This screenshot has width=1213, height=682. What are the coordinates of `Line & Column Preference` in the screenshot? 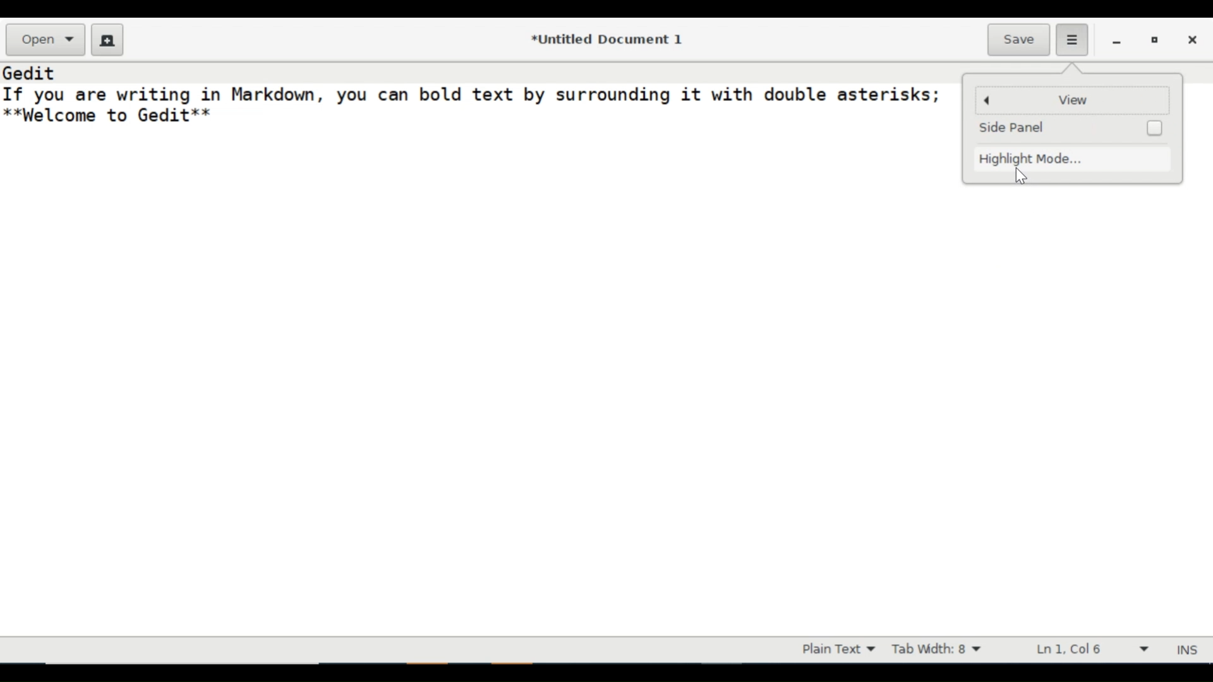 It's located at (1097, 649).